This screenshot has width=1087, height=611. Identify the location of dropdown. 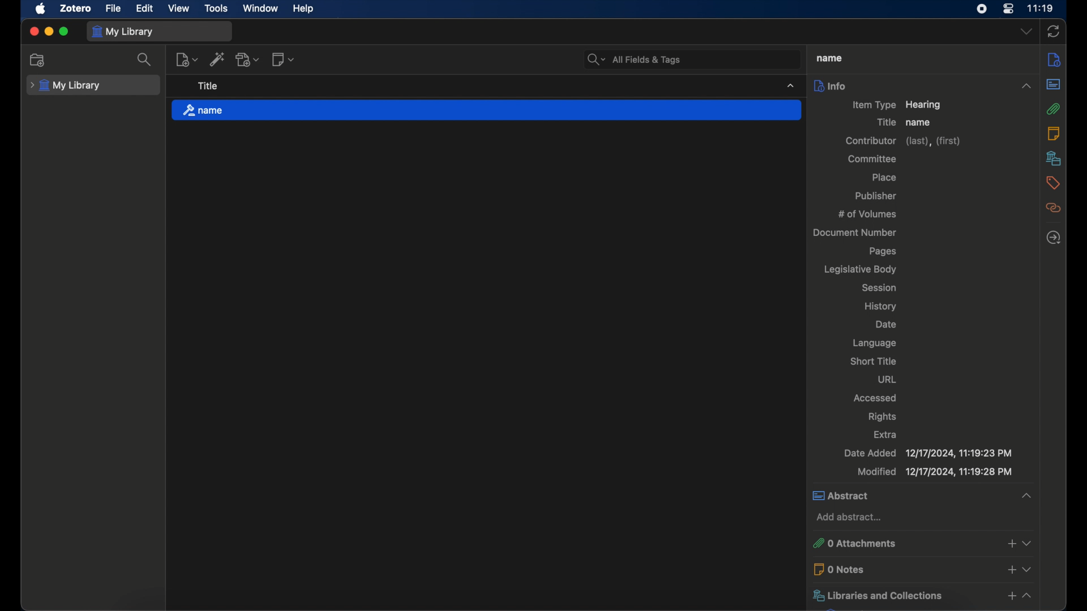
(1026, 32).